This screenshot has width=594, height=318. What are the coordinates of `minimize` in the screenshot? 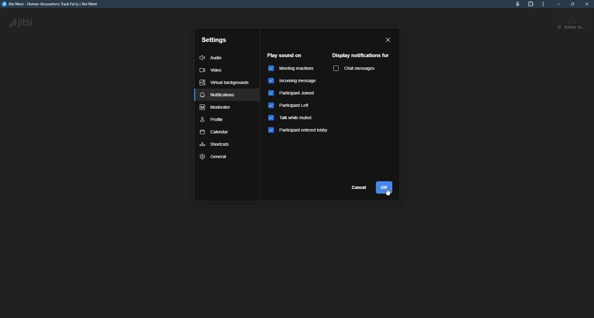 It's located at (559, 5).